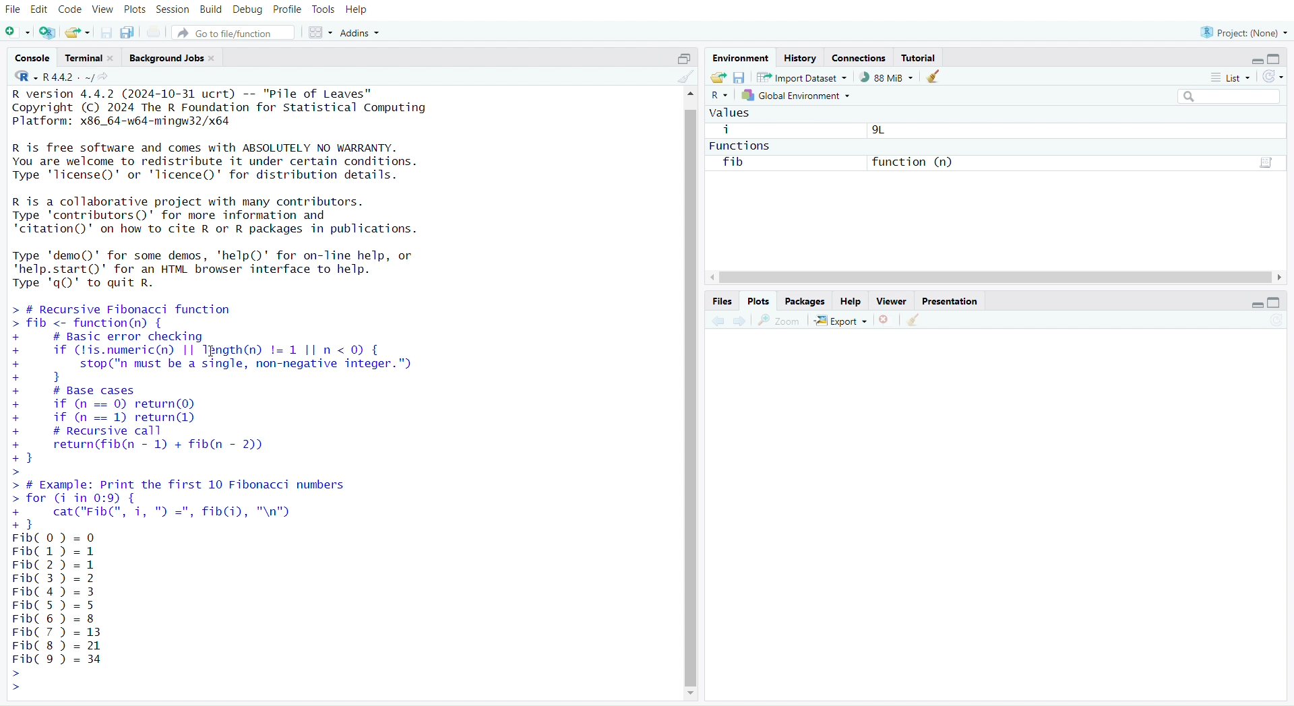 Image resolution: width=1294 pixels, height=706 pixels. Describe the element at coordinates (76, 34) in the screenshot. I see `open an existing file` at that location.